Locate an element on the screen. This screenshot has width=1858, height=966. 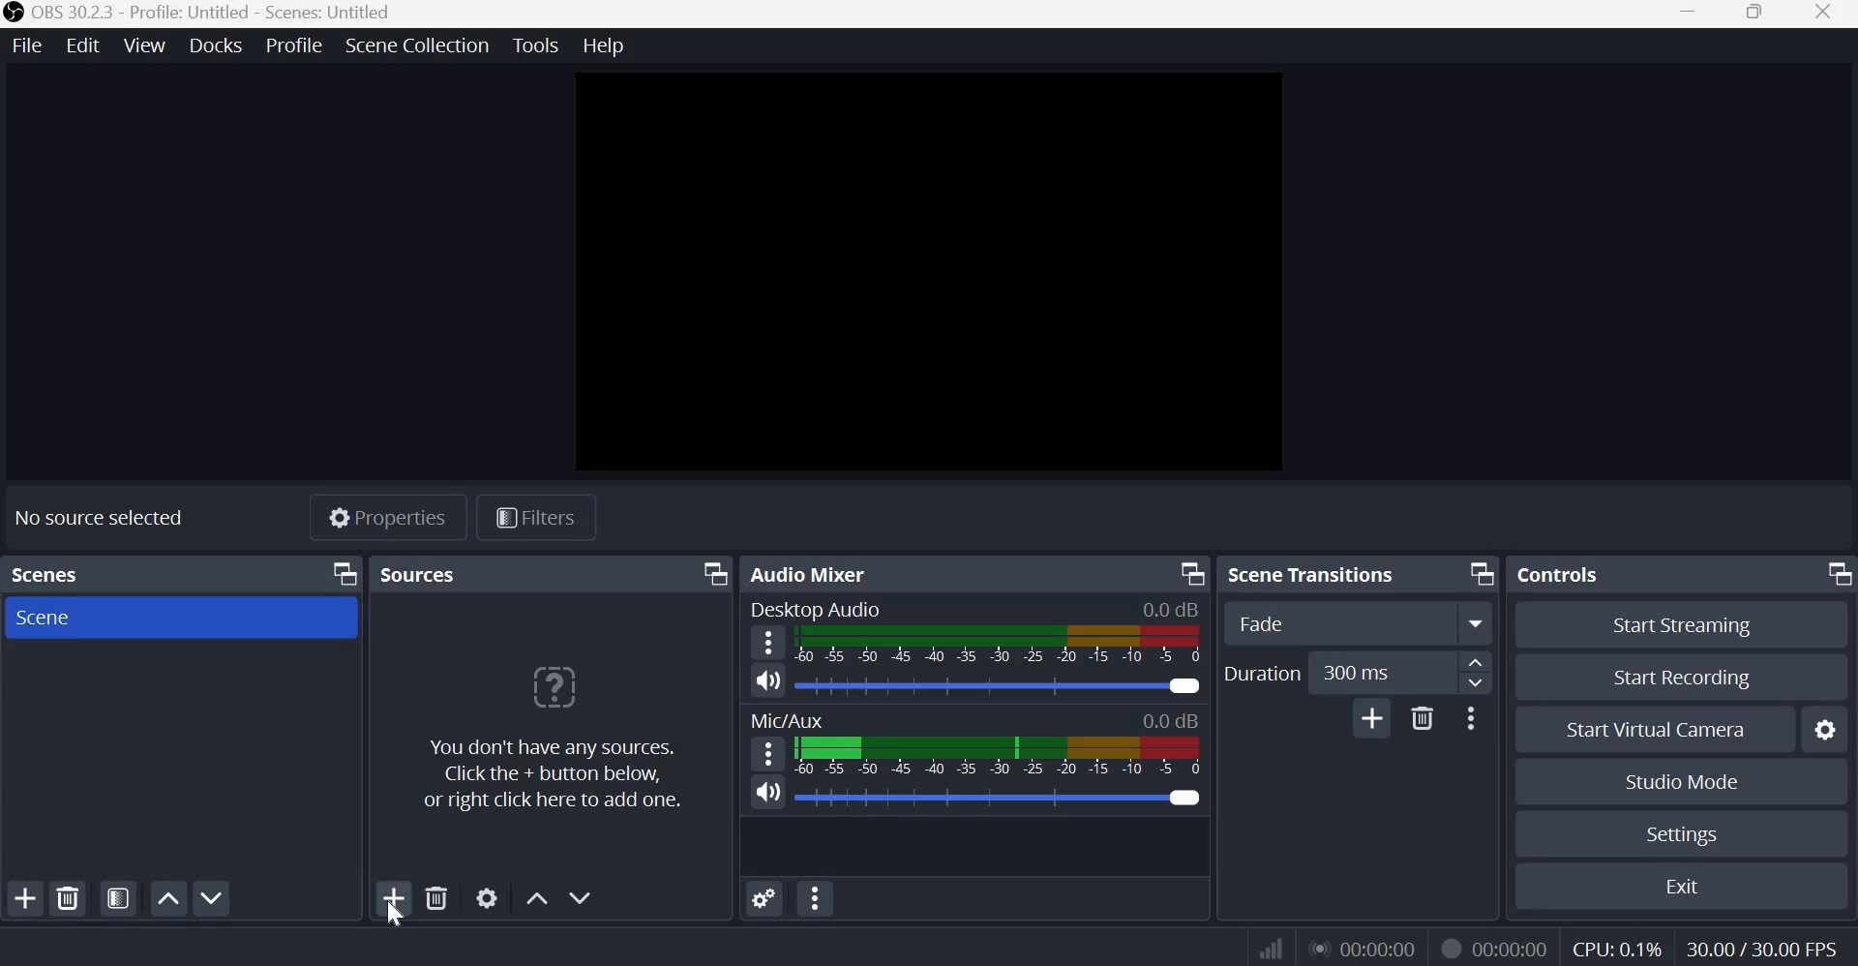
Sources is located at coordinates (420, 573).